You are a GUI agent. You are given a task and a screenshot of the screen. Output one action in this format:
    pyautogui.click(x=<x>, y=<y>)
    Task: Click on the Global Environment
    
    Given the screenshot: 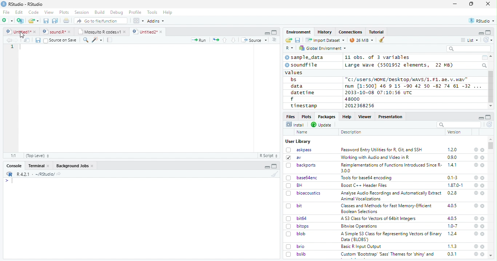 What is the action you would take?
    pyautogui.click(x=323, y=48)
    